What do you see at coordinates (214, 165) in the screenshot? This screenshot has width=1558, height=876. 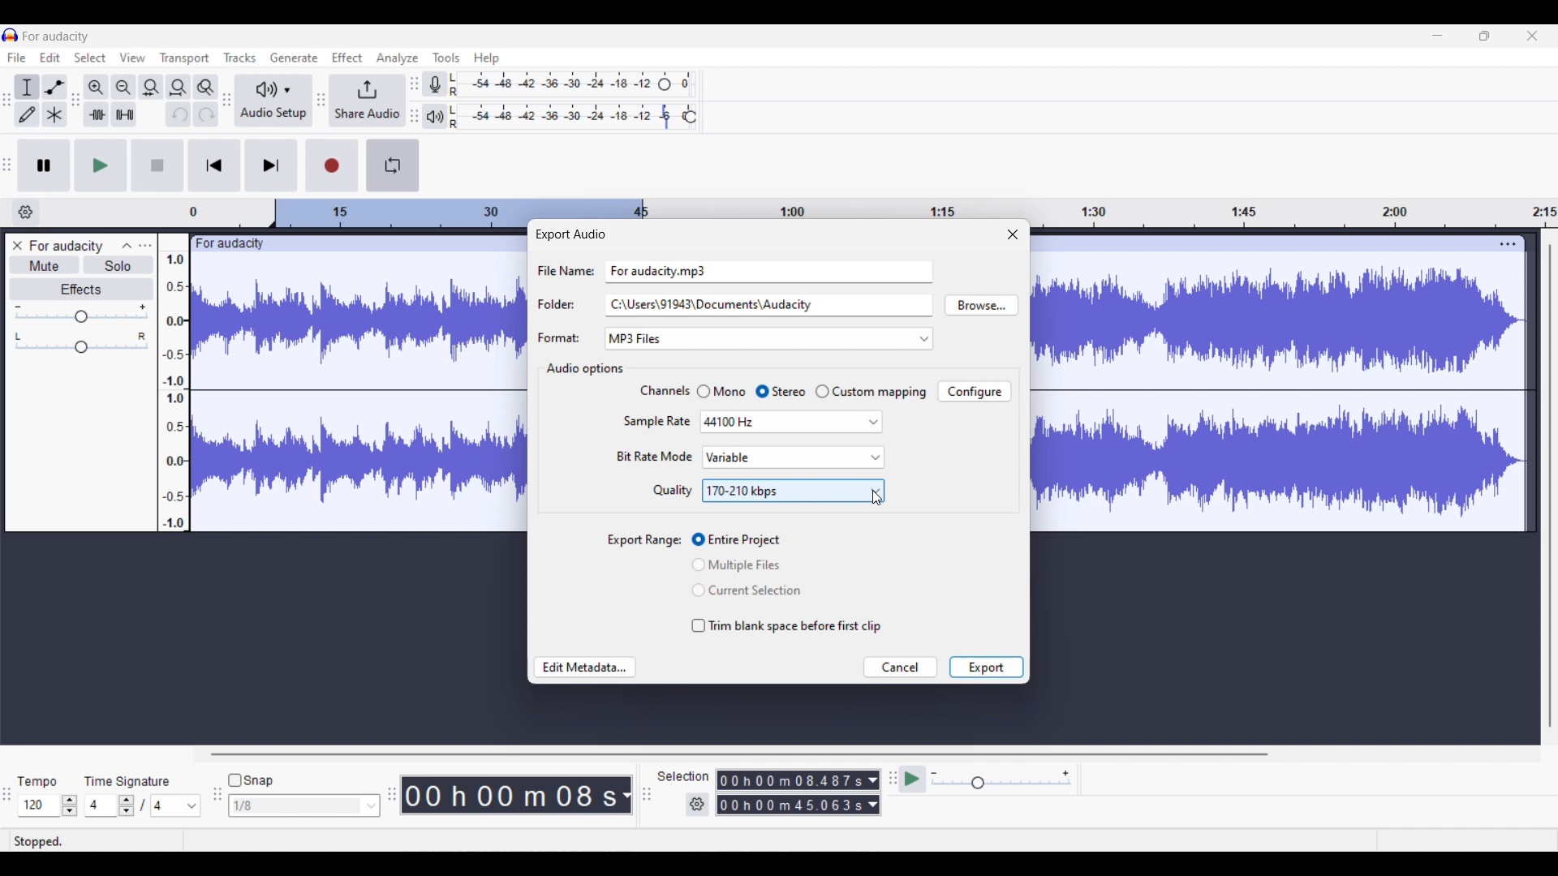 I see `Skip/Select to start` at bounding box center [214, 165].